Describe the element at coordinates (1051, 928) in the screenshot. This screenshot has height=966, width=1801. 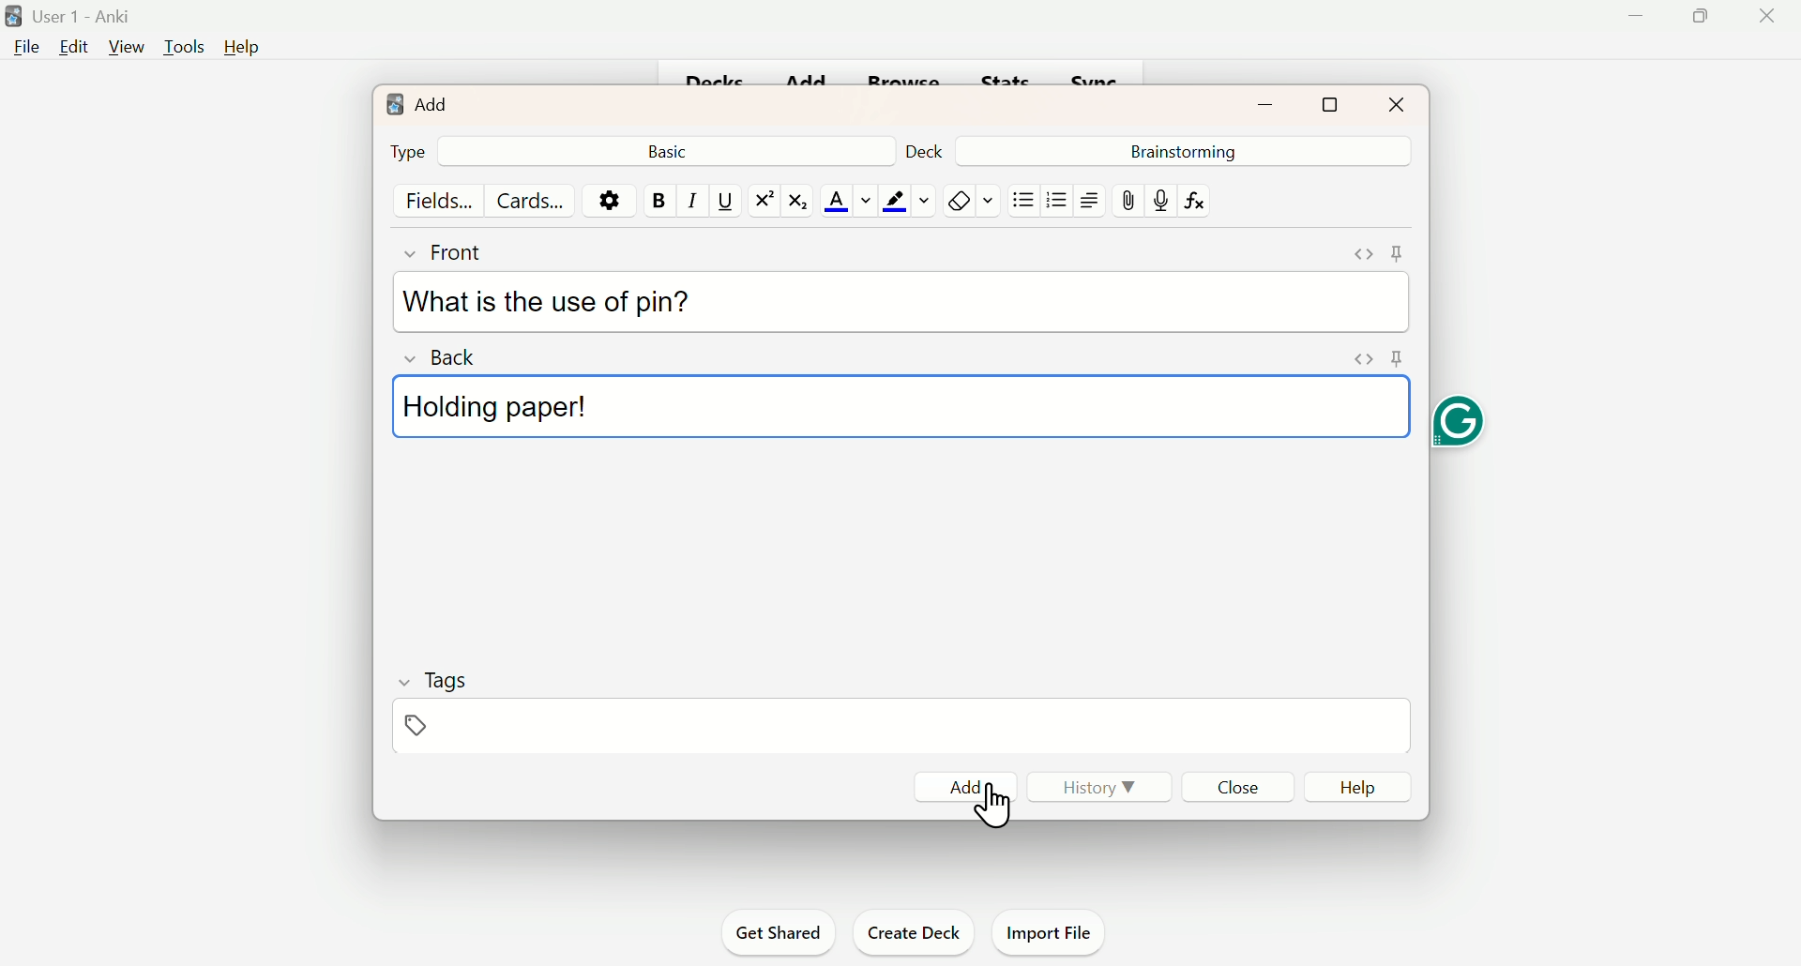
I see `Import File` at that location.